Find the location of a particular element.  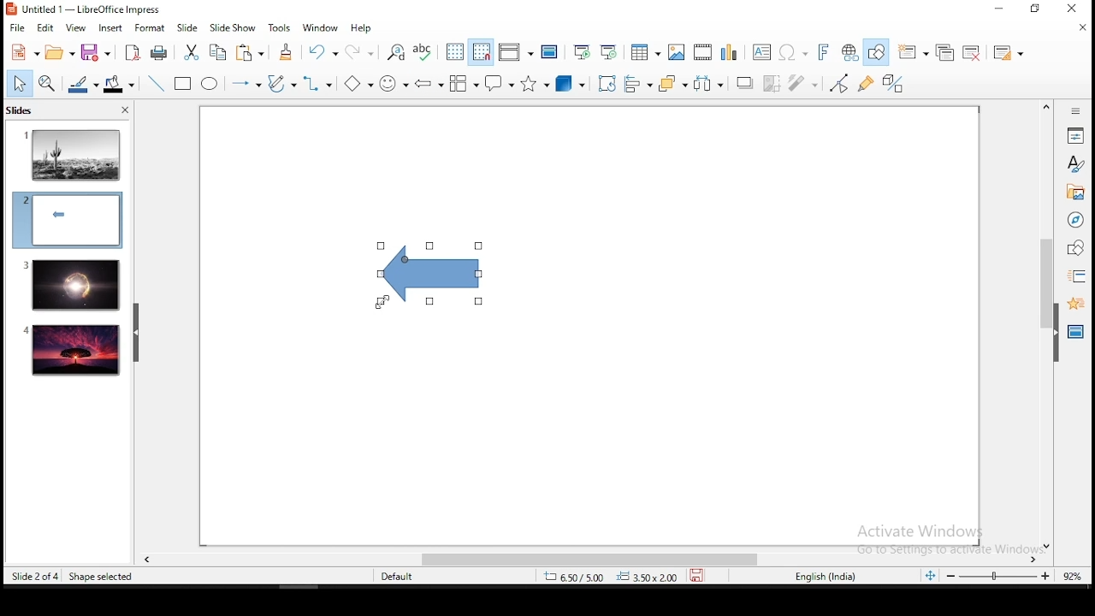

text box is located at coordinates (760, 52).